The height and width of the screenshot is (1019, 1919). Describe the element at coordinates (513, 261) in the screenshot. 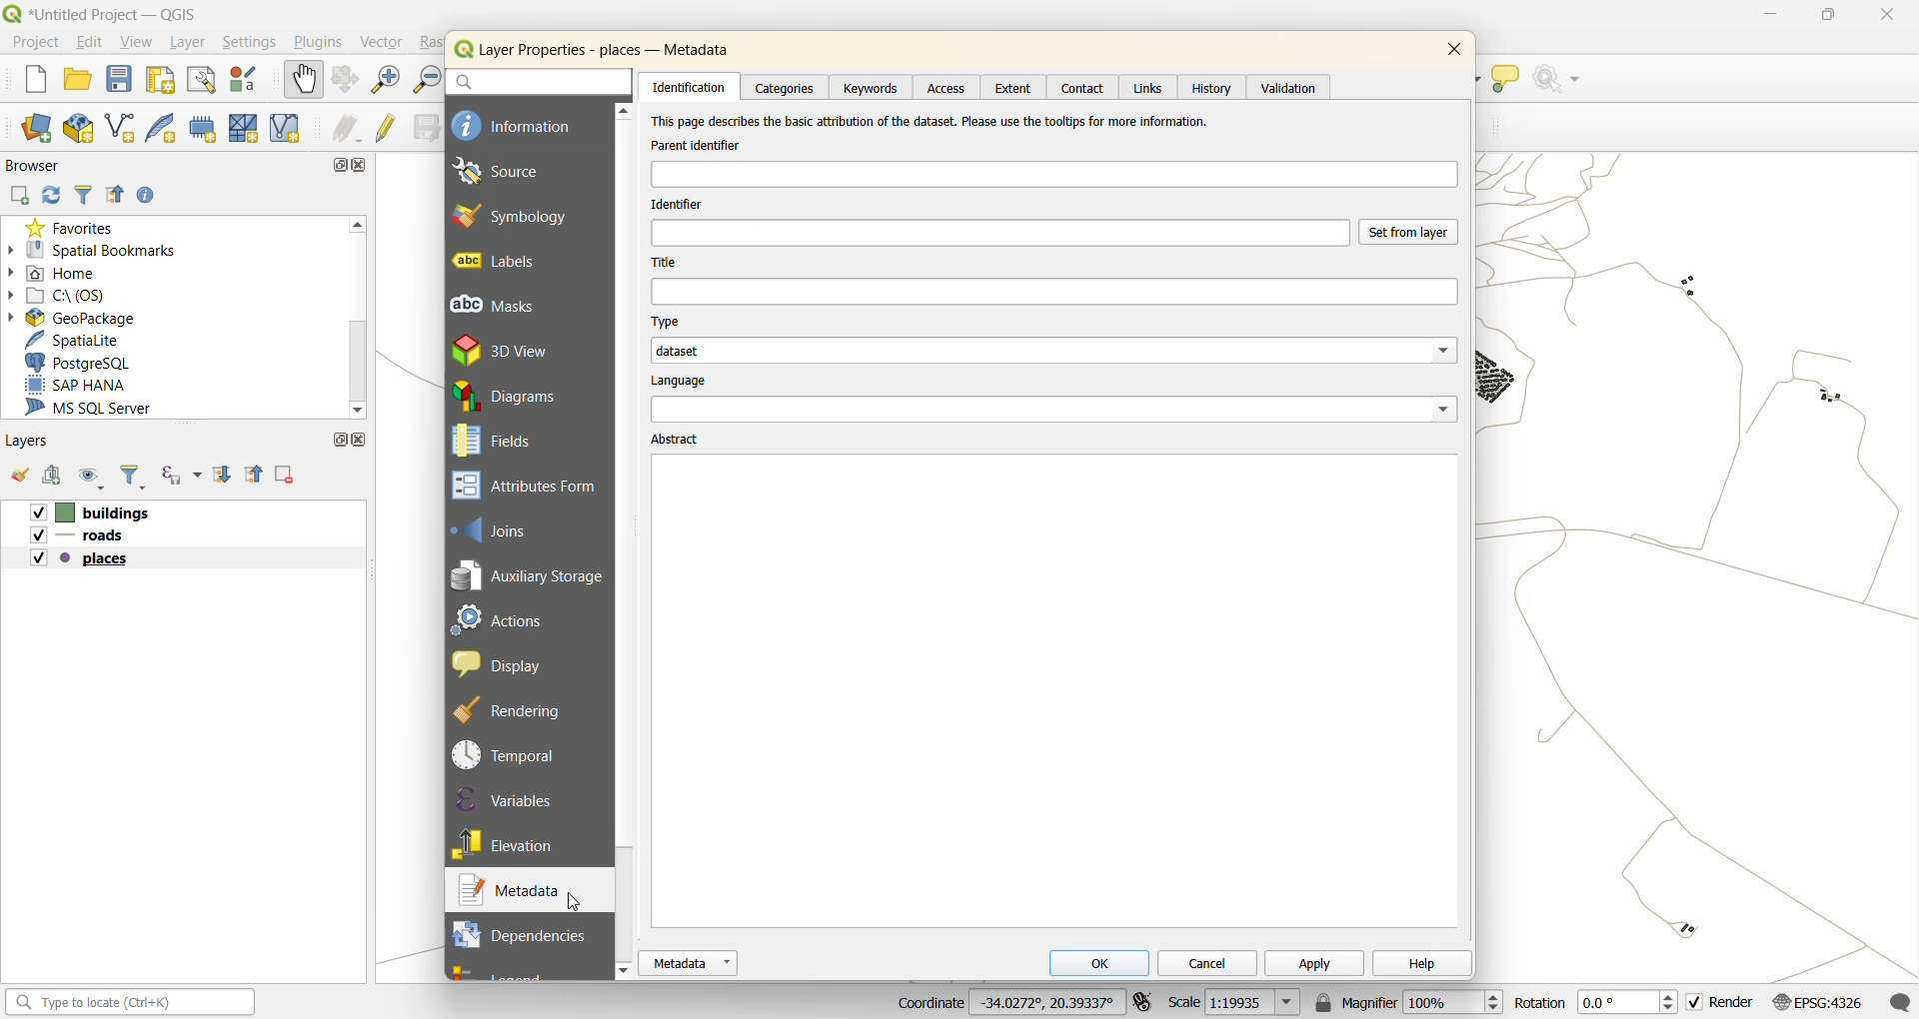

I see `labels` at that location.